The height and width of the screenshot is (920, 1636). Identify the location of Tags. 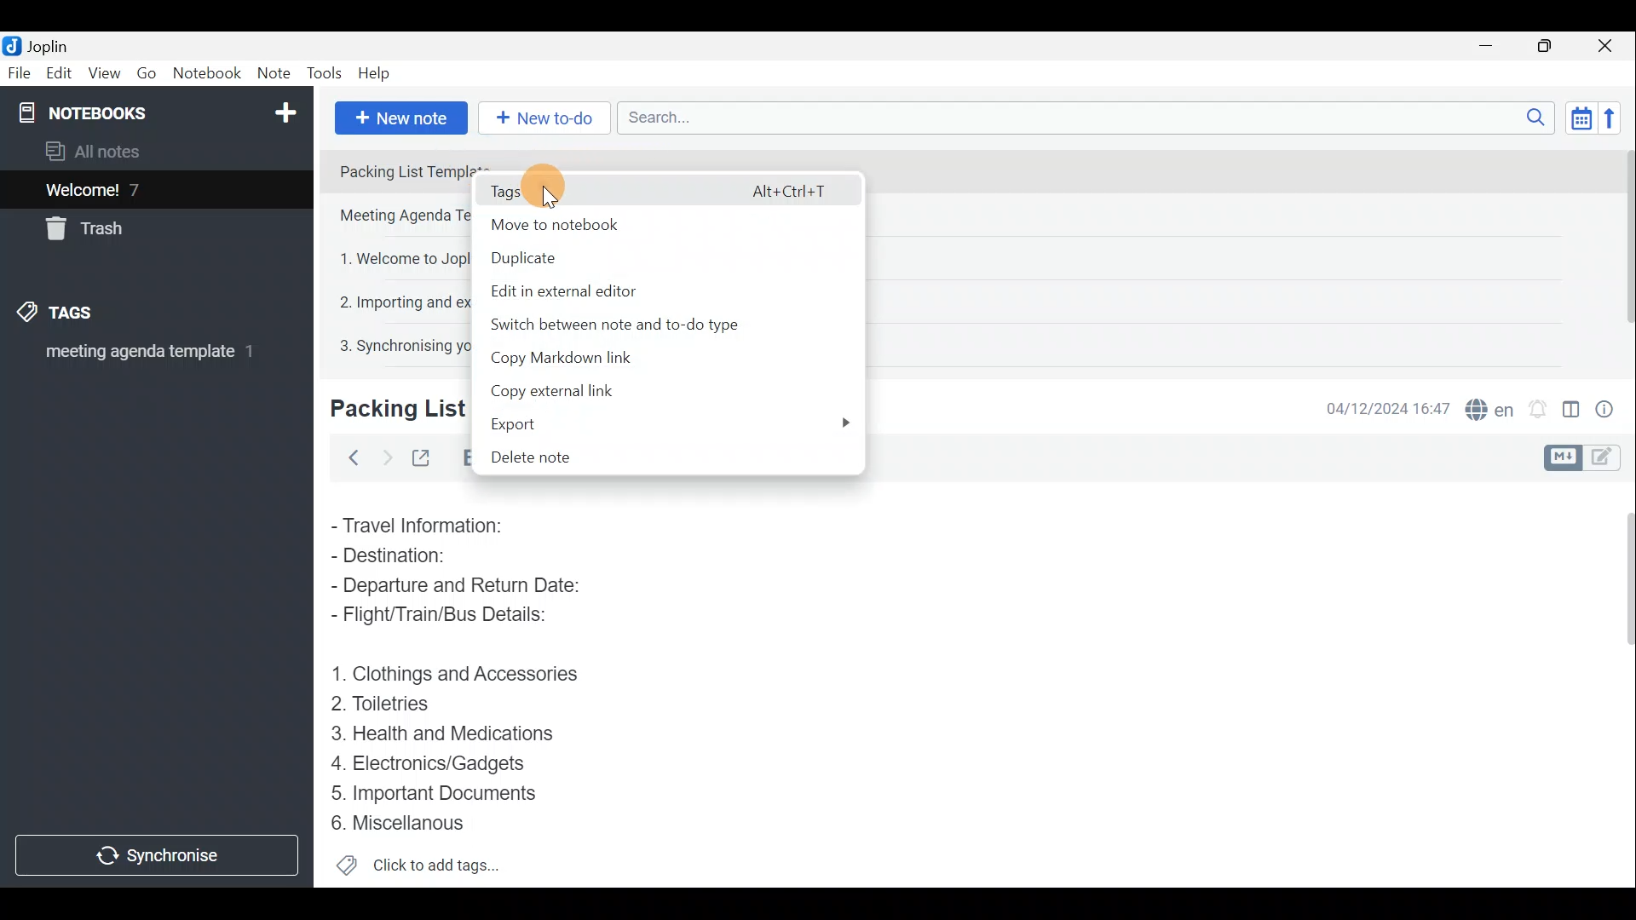
(83, 315).